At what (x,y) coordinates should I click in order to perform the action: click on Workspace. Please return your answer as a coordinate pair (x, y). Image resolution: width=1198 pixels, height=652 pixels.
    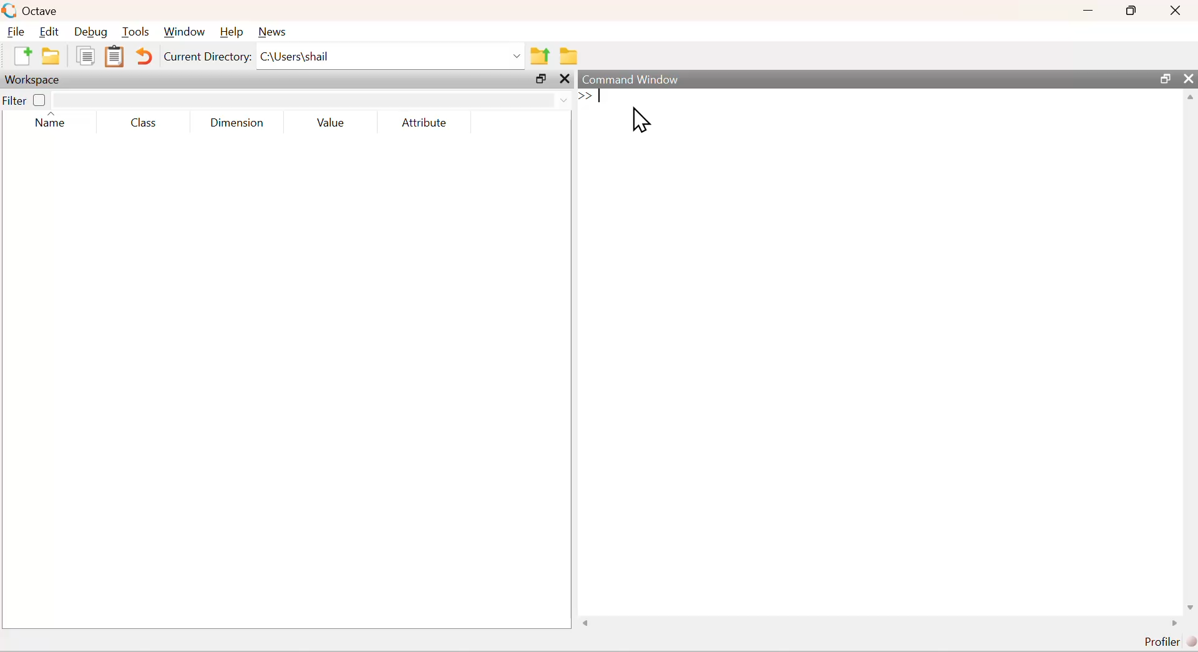
    Looking at the image, I should click on (34, 79).